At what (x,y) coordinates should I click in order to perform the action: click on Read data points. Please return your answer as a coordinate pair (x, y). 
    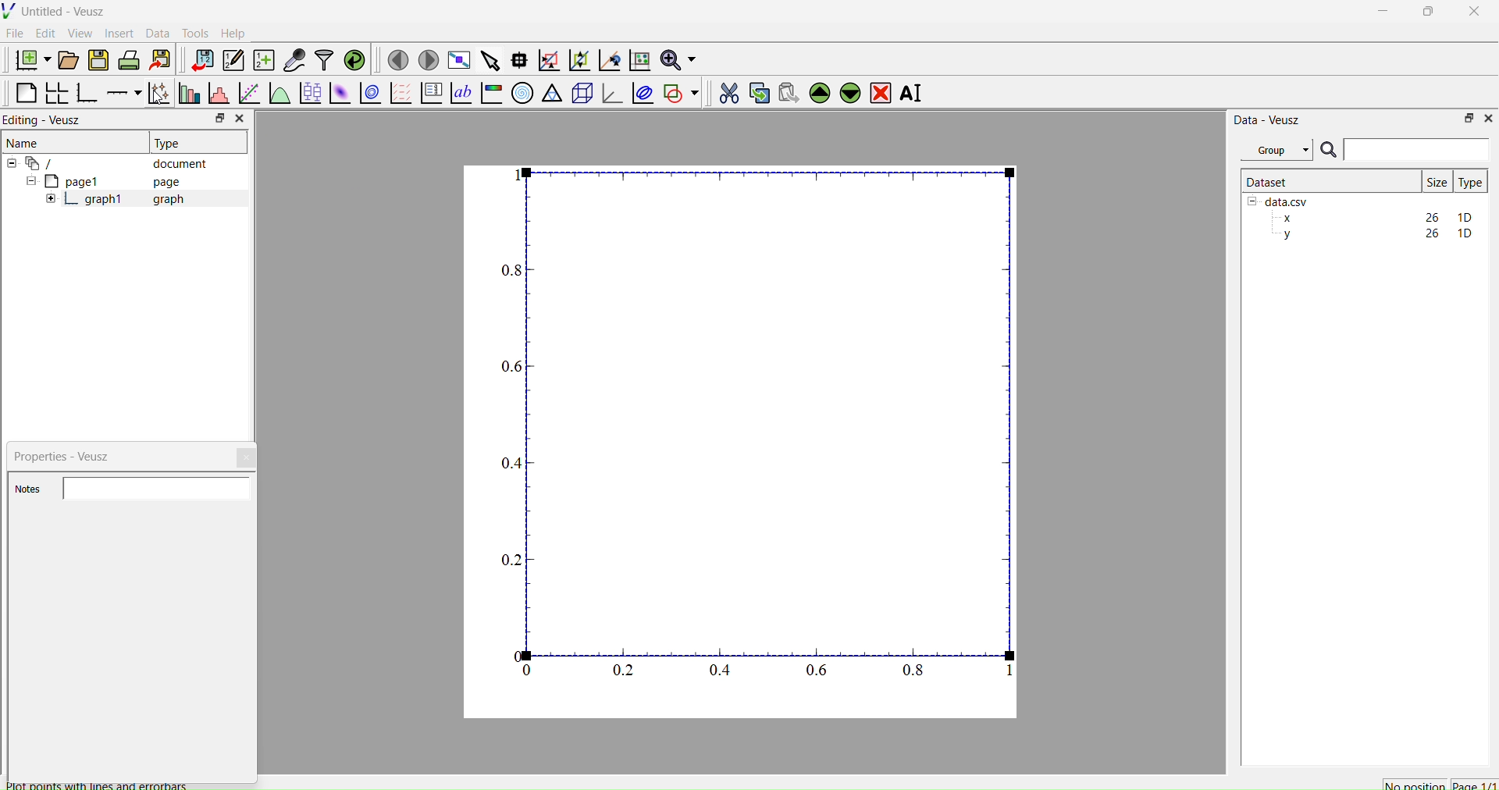
    Looking at the image, I should click on (518, 58).